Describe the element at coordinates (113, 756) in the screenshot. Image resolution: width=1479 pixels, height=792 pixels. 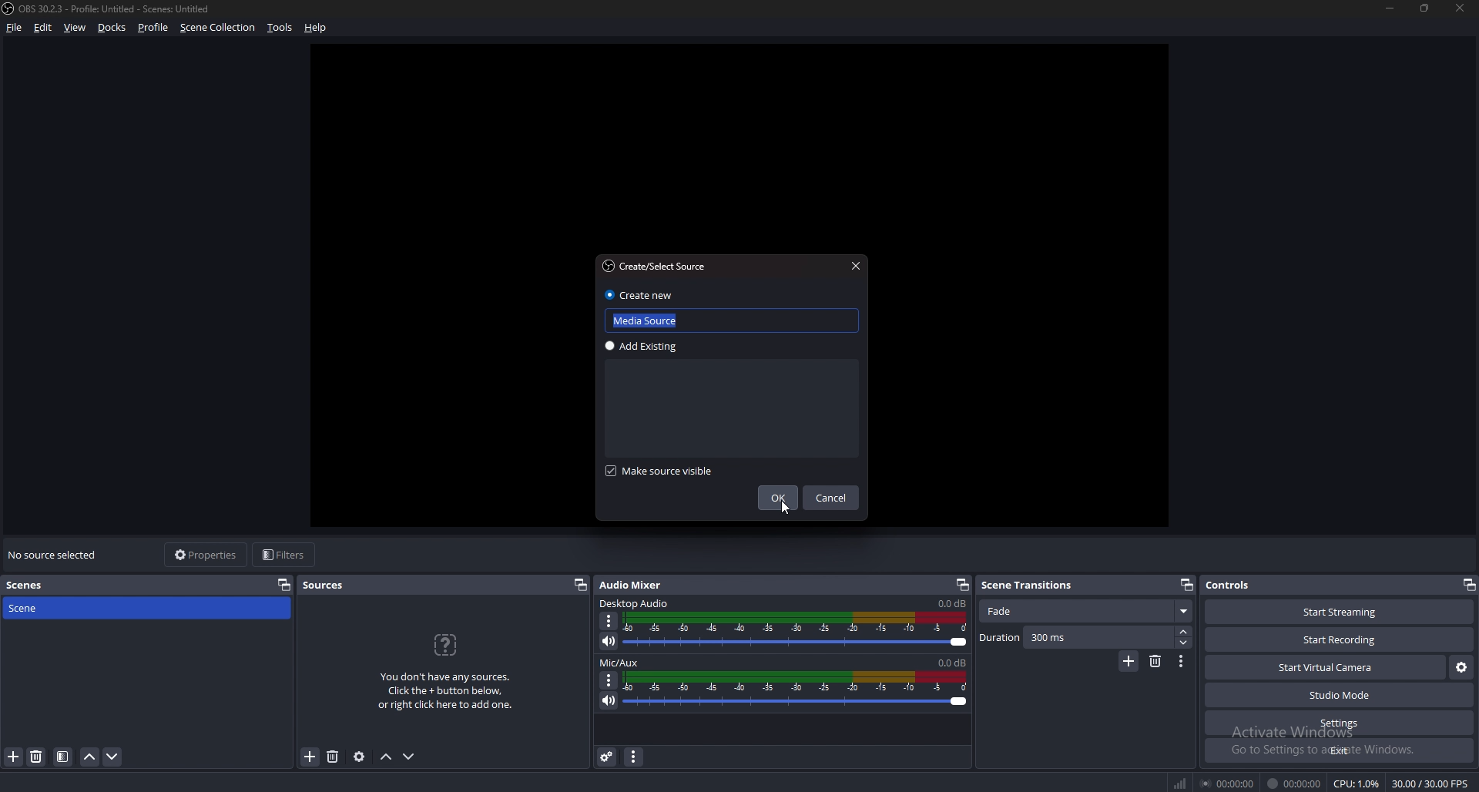
I see `move scene down` at that location.